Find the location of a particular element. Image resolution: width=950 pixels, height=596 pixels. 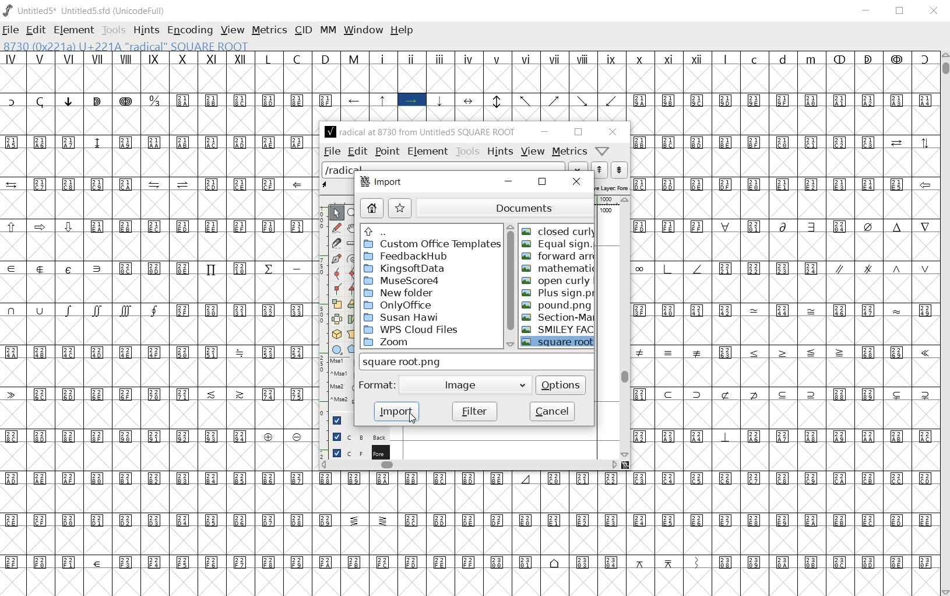

show the previous word on the list is located at coordinates (620, 169).